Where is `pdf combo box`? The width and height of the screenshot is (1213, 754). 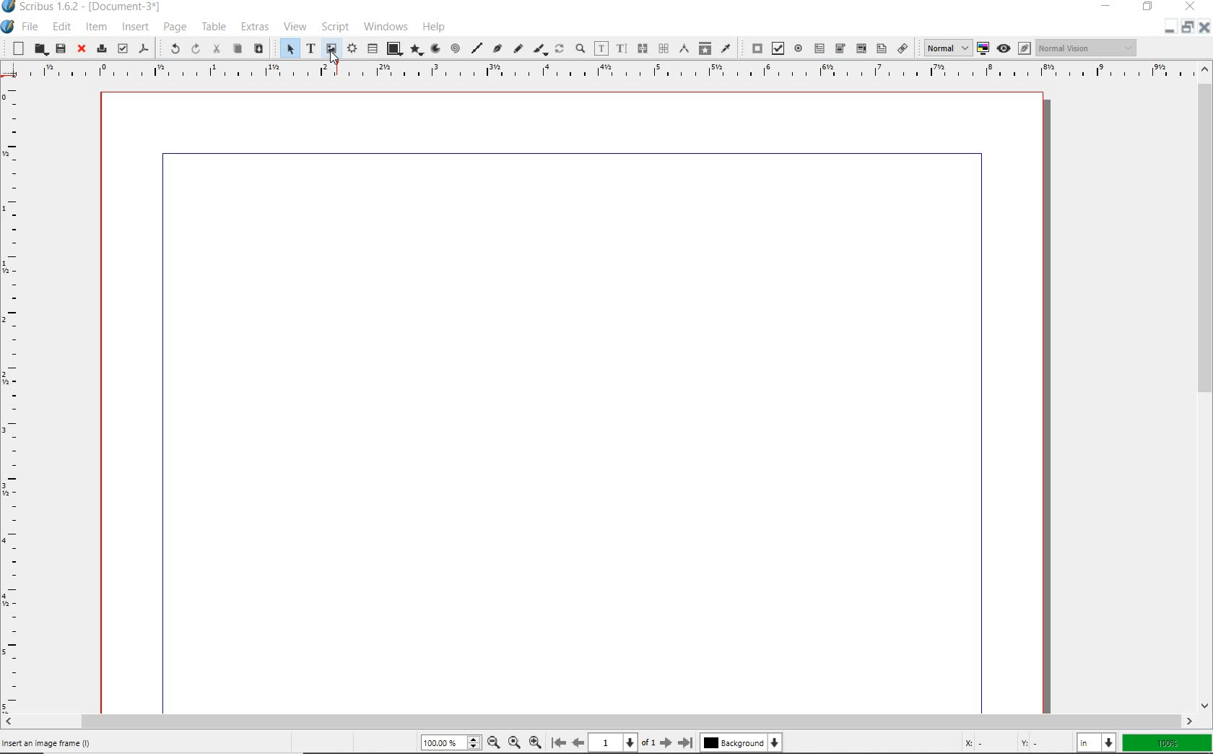
pdf combo box is located at coordinates (860, 48).